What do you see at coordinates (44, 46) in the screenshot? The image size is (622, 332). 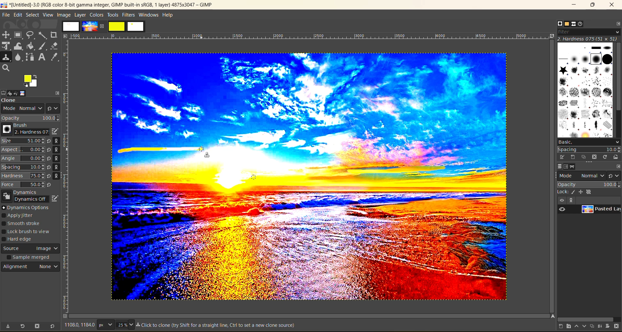 I see `ink tool` at bounding box center [44, 46].